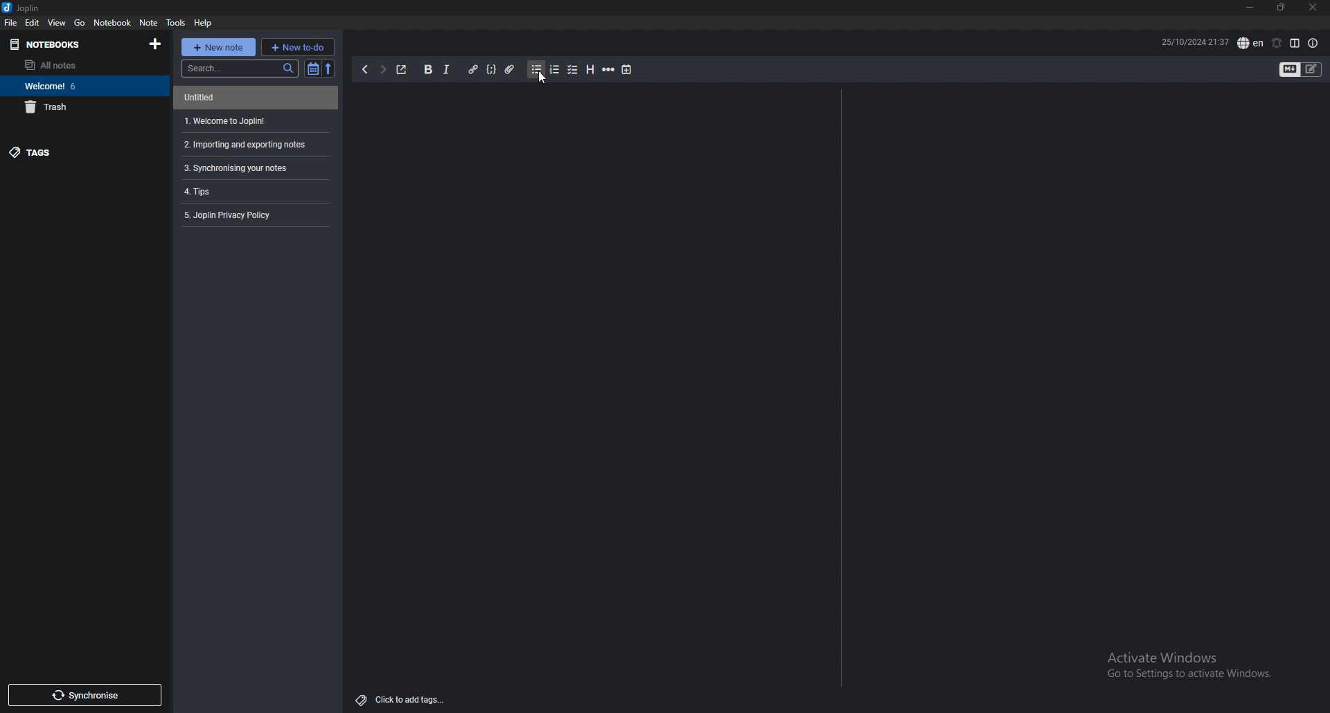  Describe the element at coordinates (551, 71) in the screenshot. I see `numbered list` at that location.